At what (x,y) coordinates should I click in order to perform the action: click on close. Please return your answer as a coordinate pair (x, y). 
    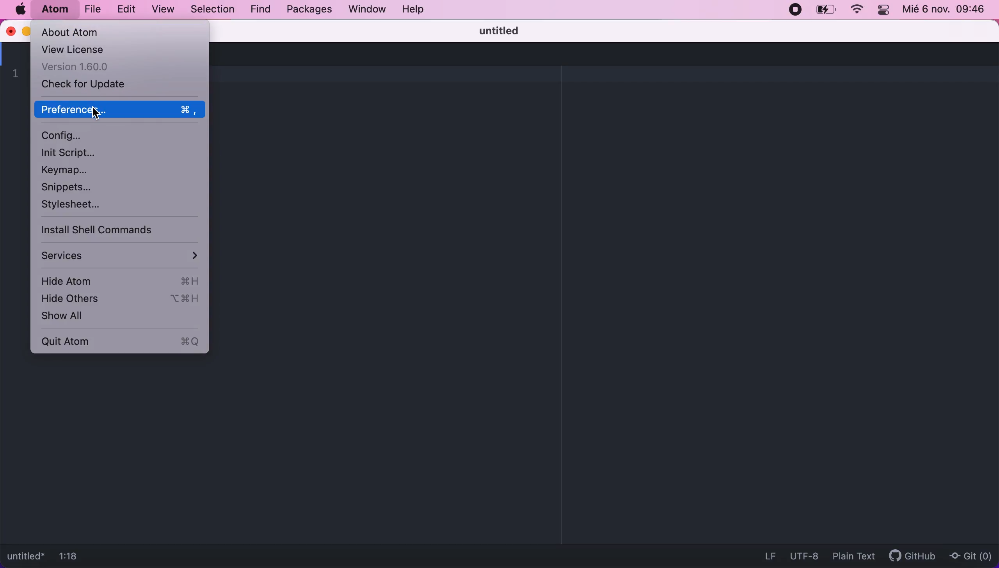
    Looking at the image, I should click on (12, 31).